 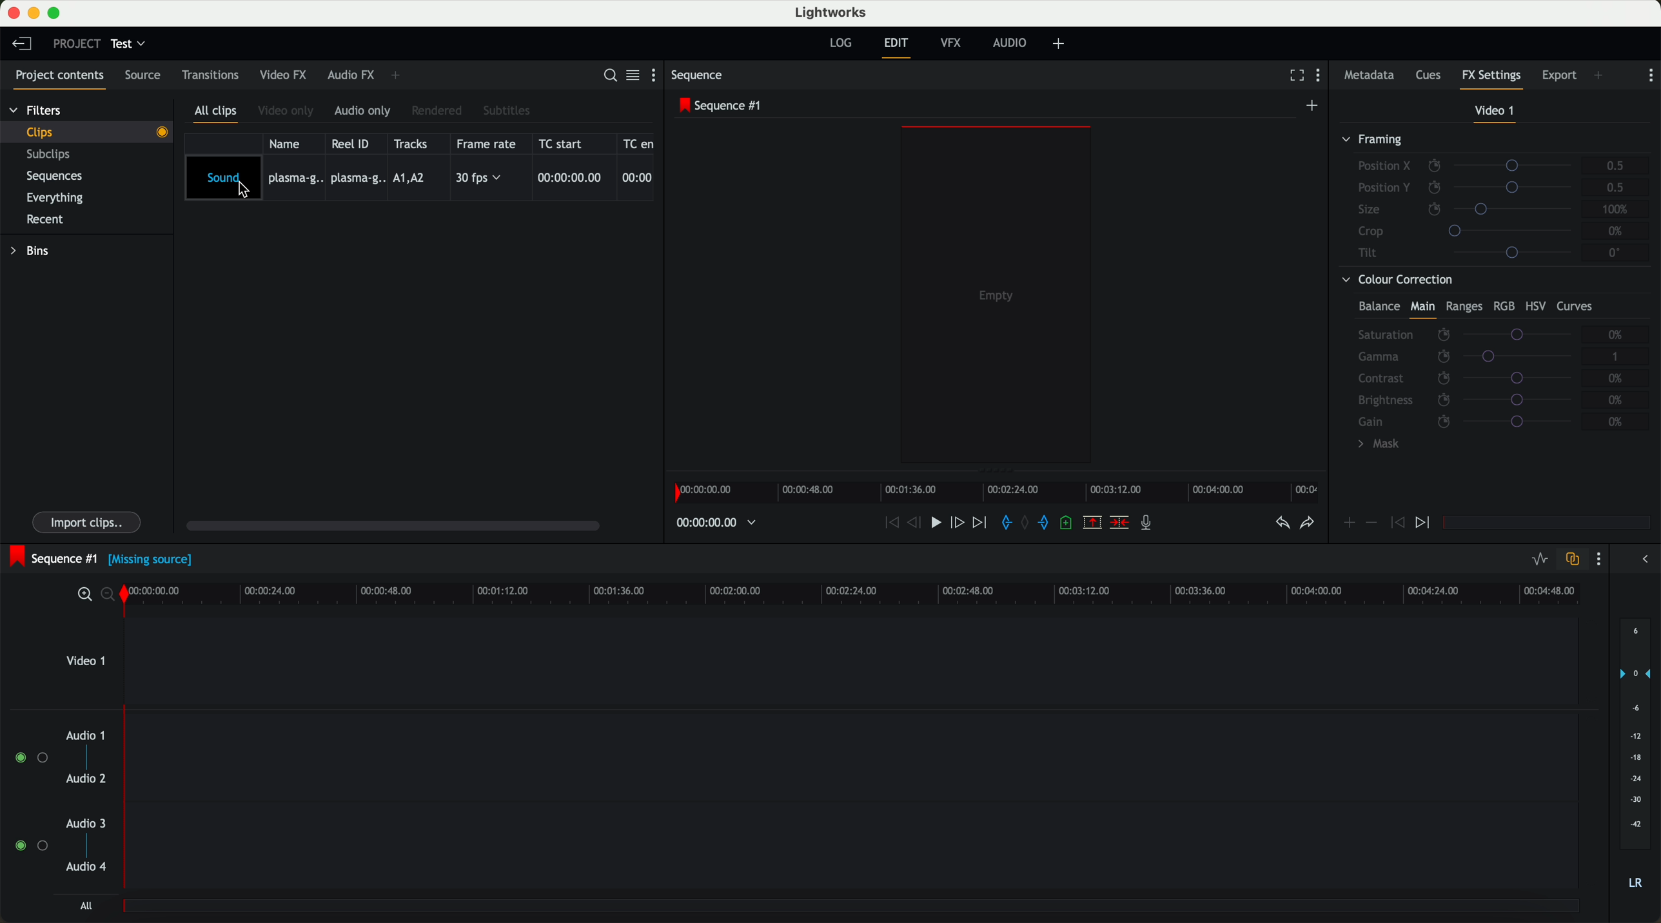 What do you see at coordinates (1007, 523) in the screenshot?
I see `add in mark` at bounding box center [1007, 523].